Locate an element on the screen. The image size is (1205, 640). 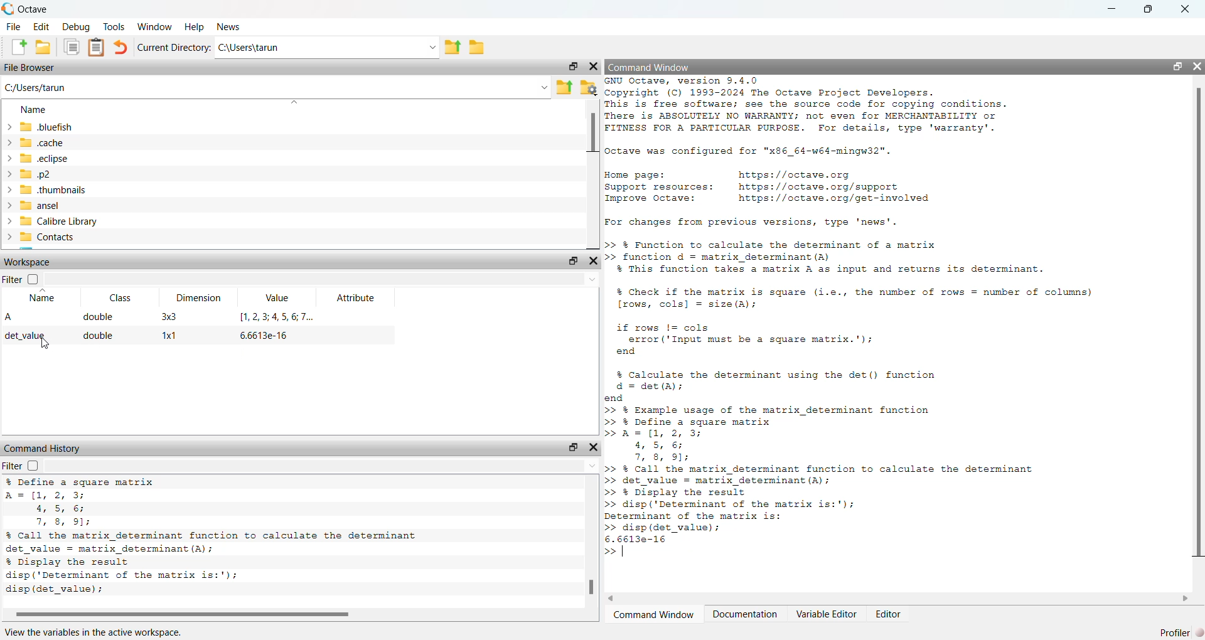
file browser is located at coordinates (31, 67).